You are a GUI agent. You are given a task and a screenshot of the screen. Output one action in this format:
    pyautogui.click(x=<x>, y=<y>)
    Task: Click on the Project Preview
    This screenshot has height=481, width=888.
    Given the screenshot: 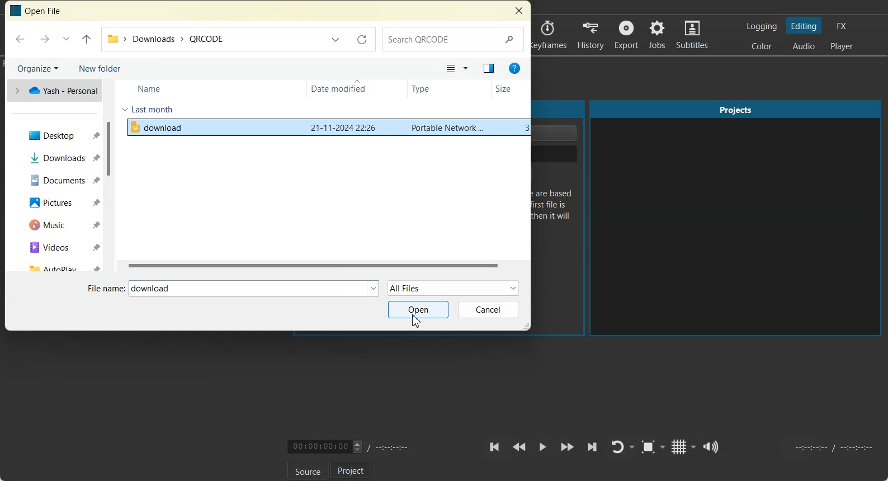 What is the action you would take?
    pyautogui.click(x=736, y=219)
    